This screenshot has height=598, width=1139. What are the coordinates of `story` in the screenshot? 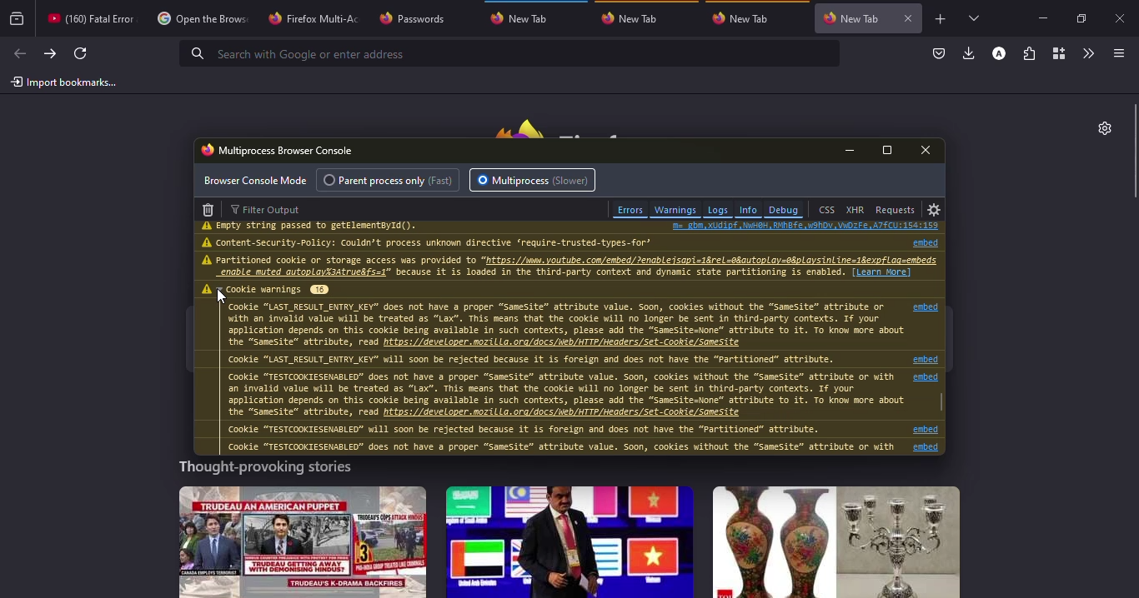 It's located at (836, 542).